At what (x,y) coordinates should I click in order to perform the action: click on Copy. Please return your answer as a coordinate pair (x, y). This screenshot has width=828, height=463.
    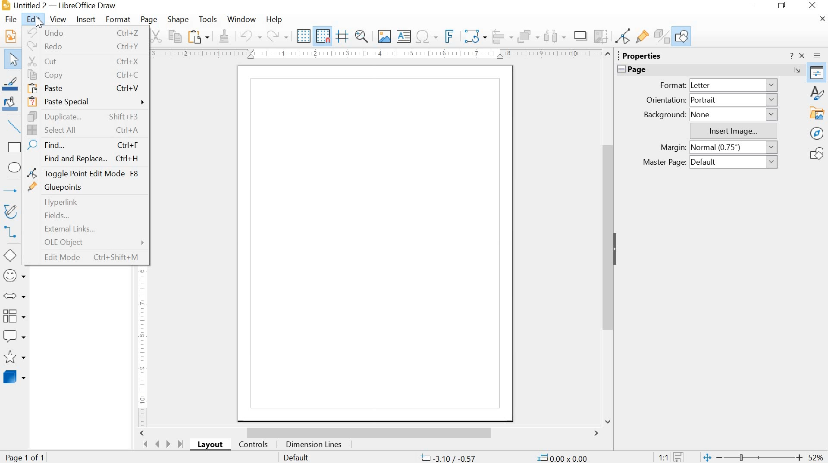
    Looking at the image, I should click on (175, 36).